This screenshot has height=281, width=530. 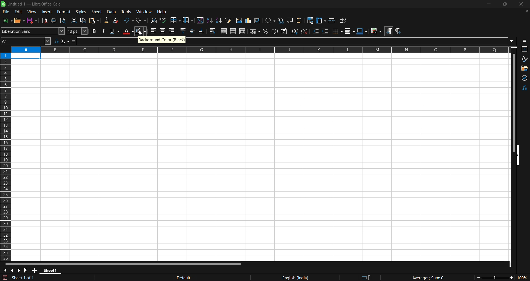 What do you see at coordinates (300, 21) in the screenshot?
I see `heders and footer` at bounding box center [300, 21].